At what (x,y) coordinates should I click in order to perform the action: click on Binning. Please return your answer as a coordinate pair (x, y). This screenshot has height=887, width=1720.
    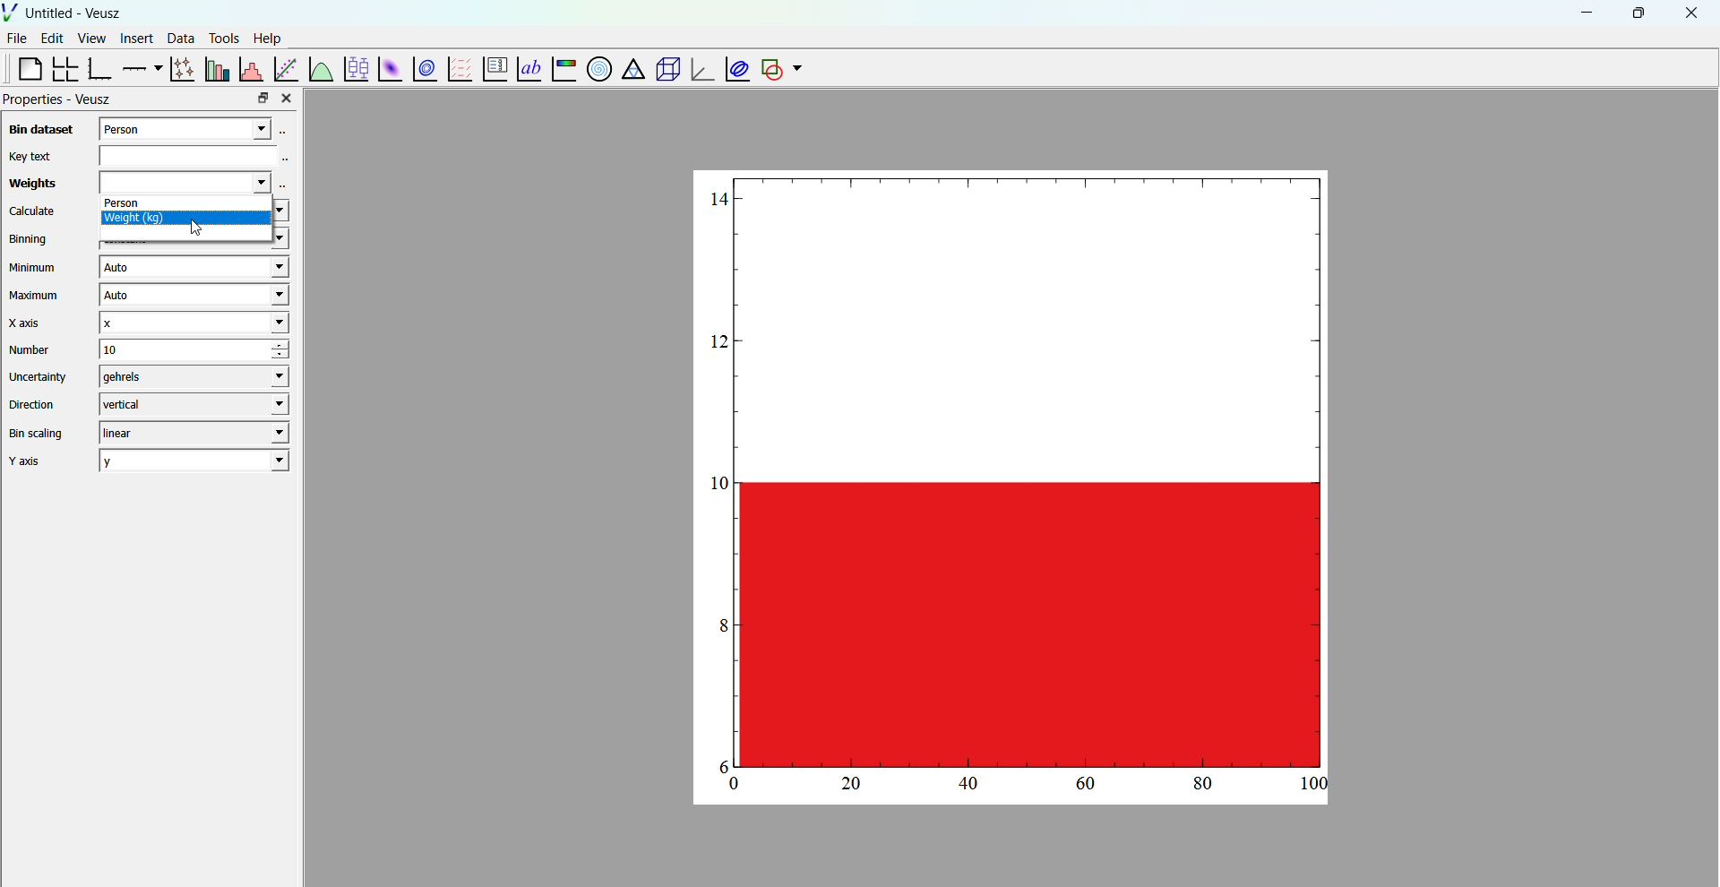
    Looking at the image, I should click on (31, 239).